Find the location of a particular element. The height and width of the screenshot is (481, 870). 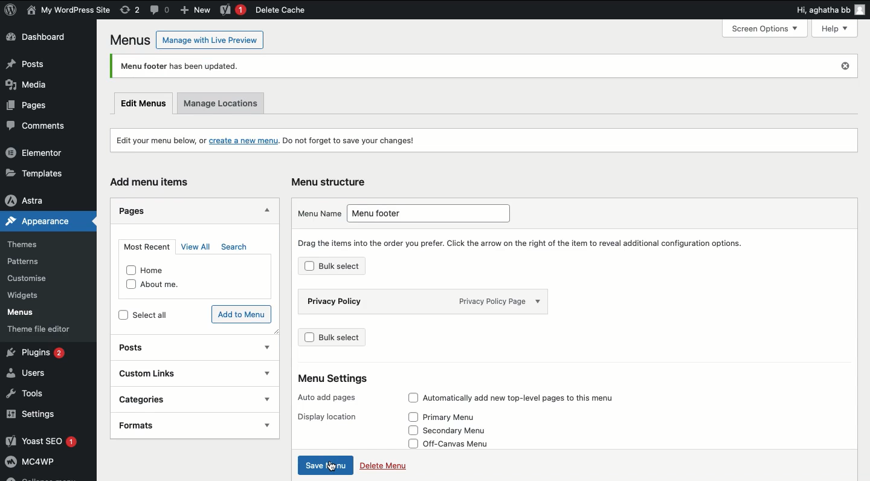

Categories is located at coordinates (181, 399).